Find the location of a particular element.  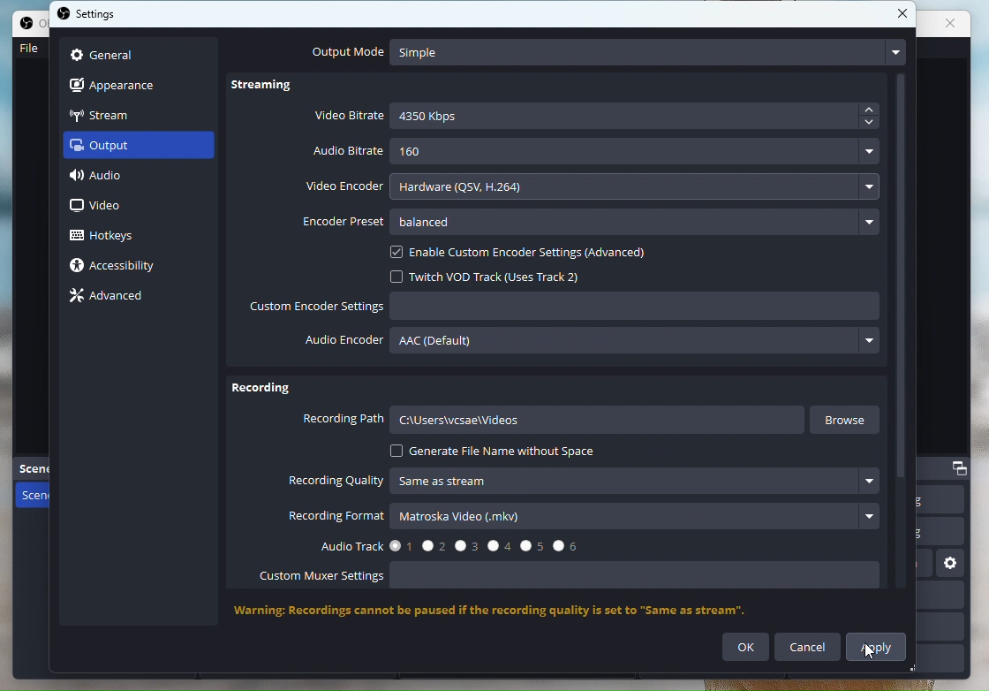

Cancel is located at coordinates (808, 647).